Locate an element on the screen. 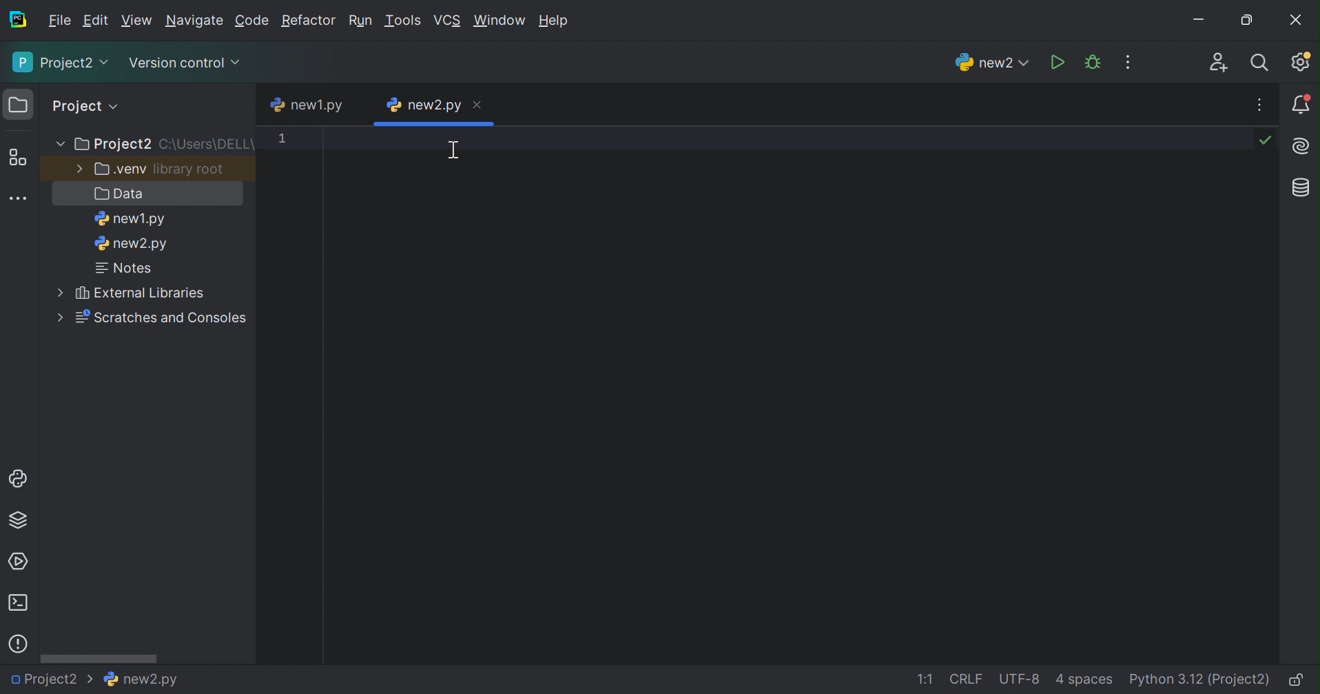 The width and height of the screenshot is (1320, 694). Project2 is located at coordinates (51, 682).